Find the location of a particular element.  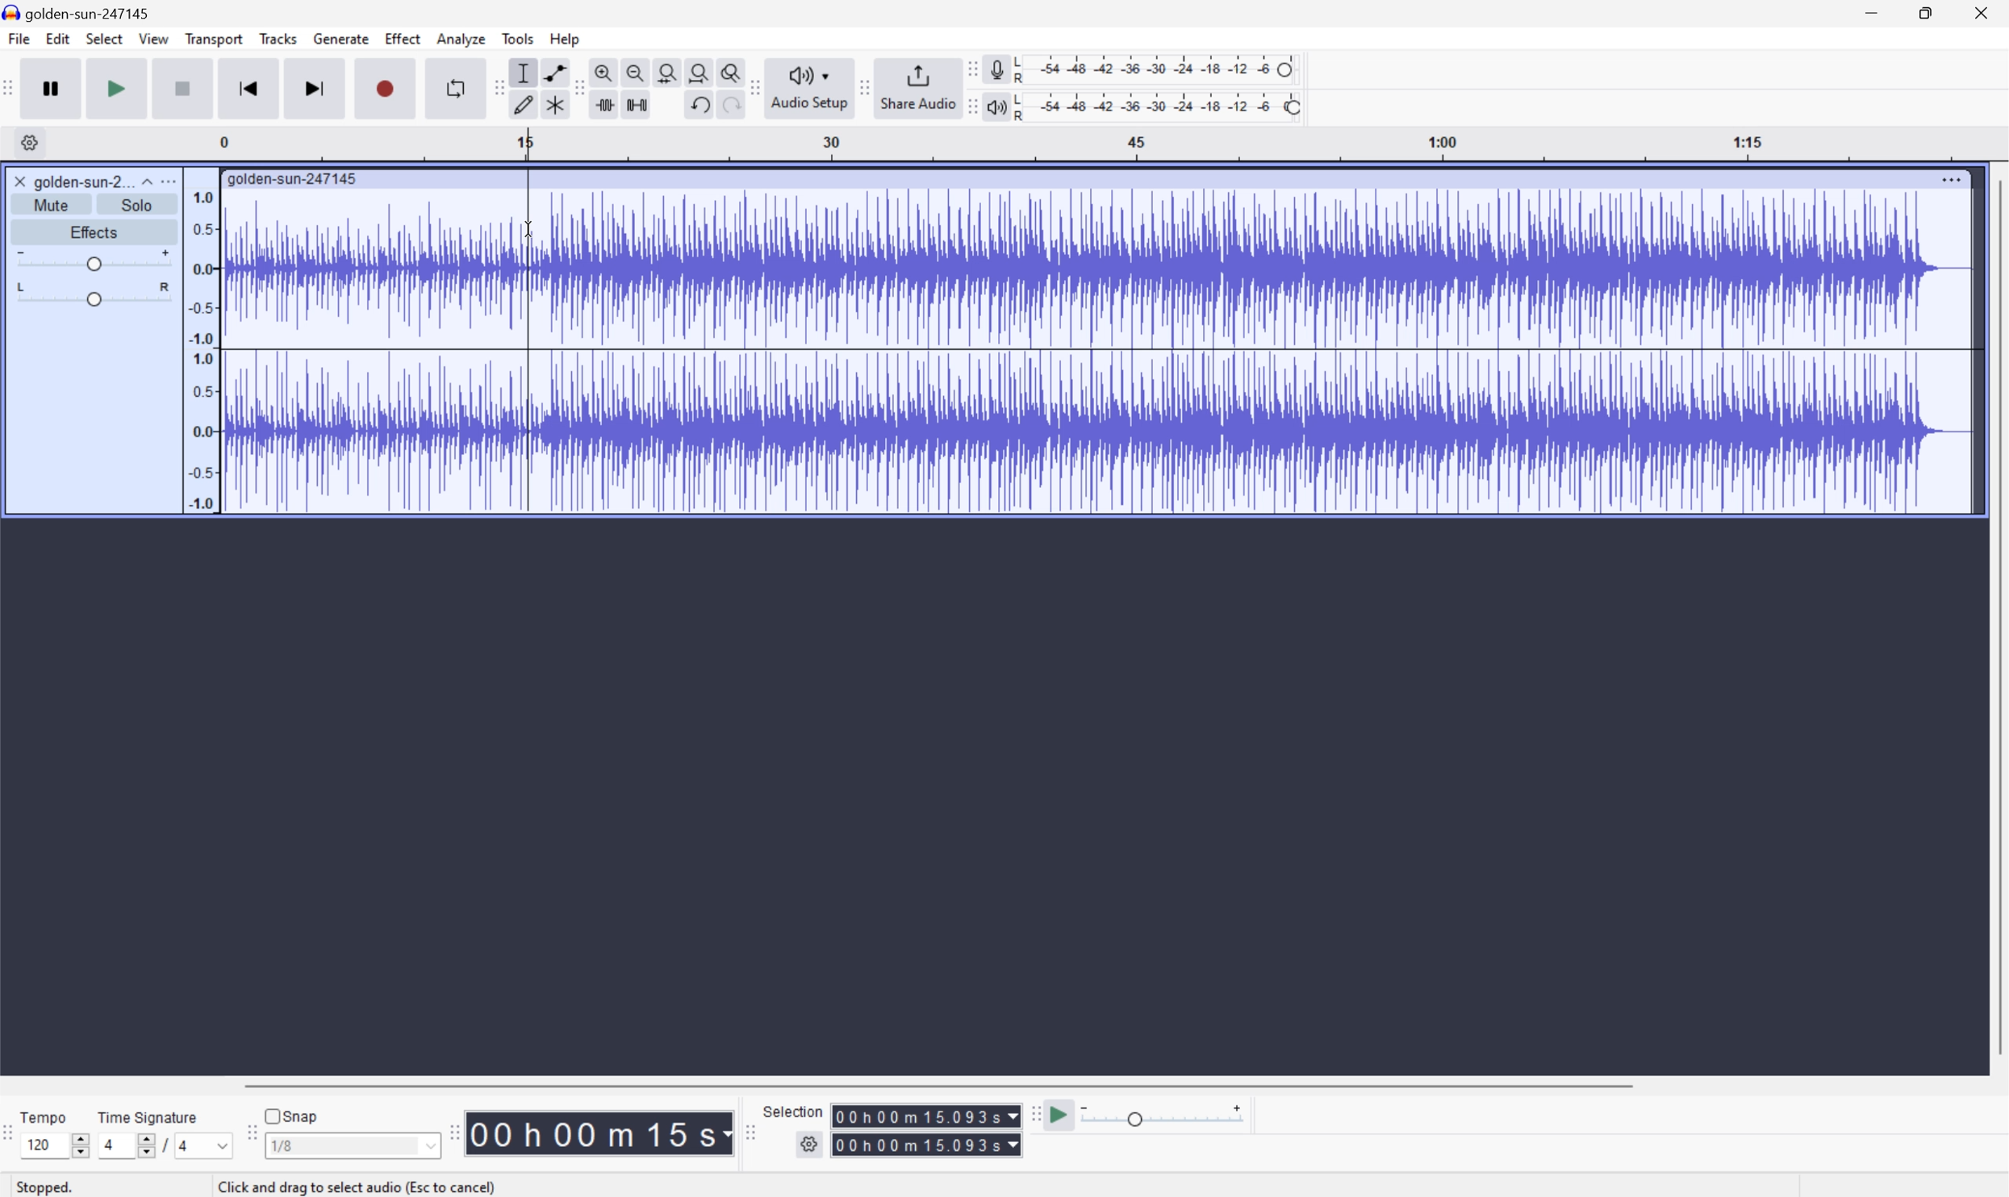

Skip to end is located at coordinates (316, 88).